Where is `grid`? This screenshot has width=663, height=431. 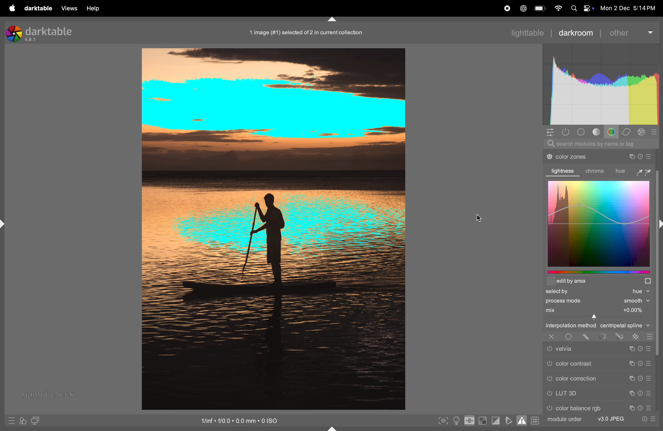 grid is located at coordinates (536, 420).